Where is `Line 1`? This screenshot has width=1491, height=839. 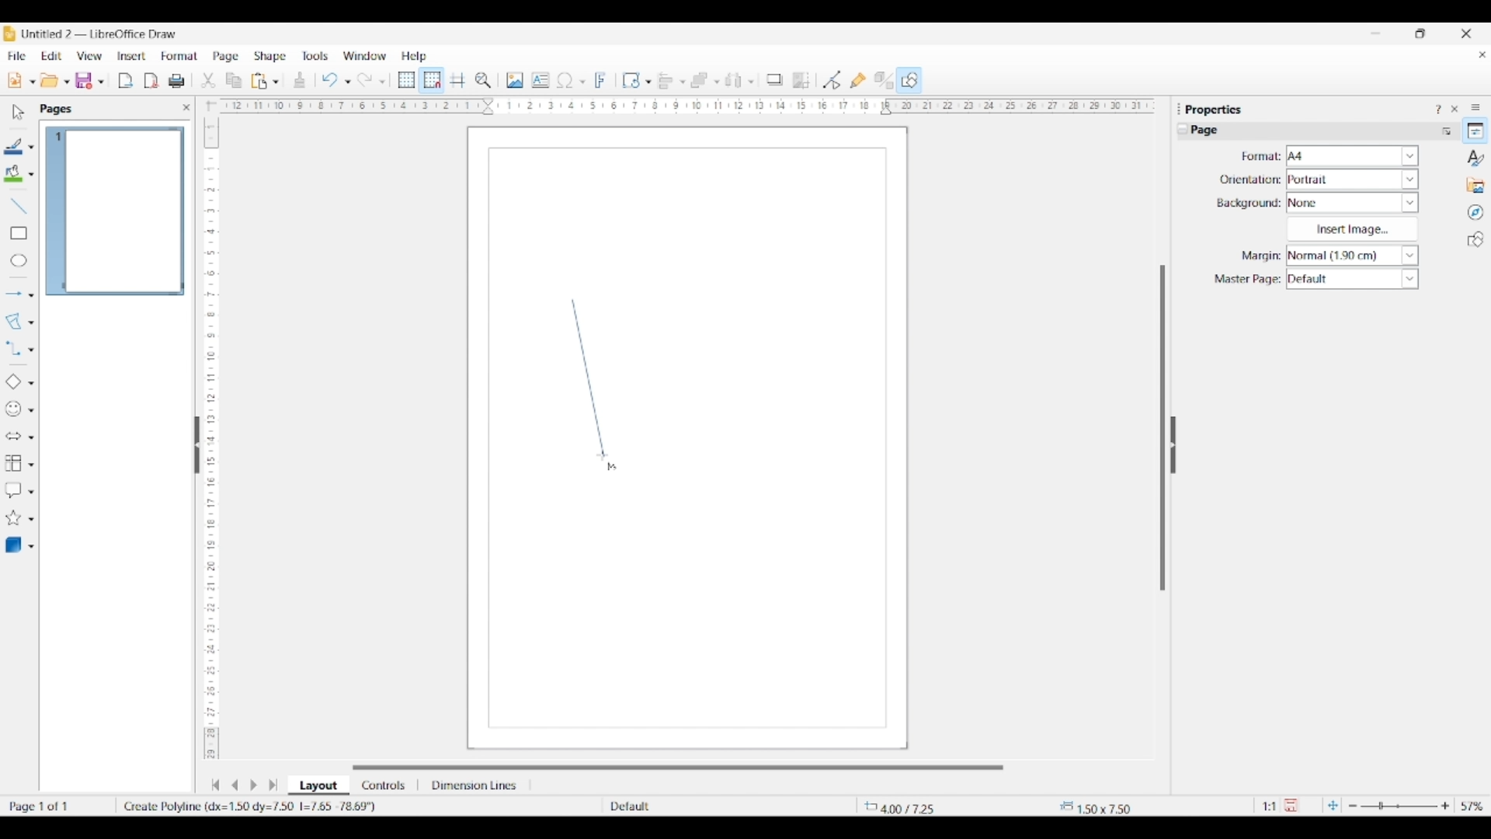
Line 1 is located at coordinates (588, 378).